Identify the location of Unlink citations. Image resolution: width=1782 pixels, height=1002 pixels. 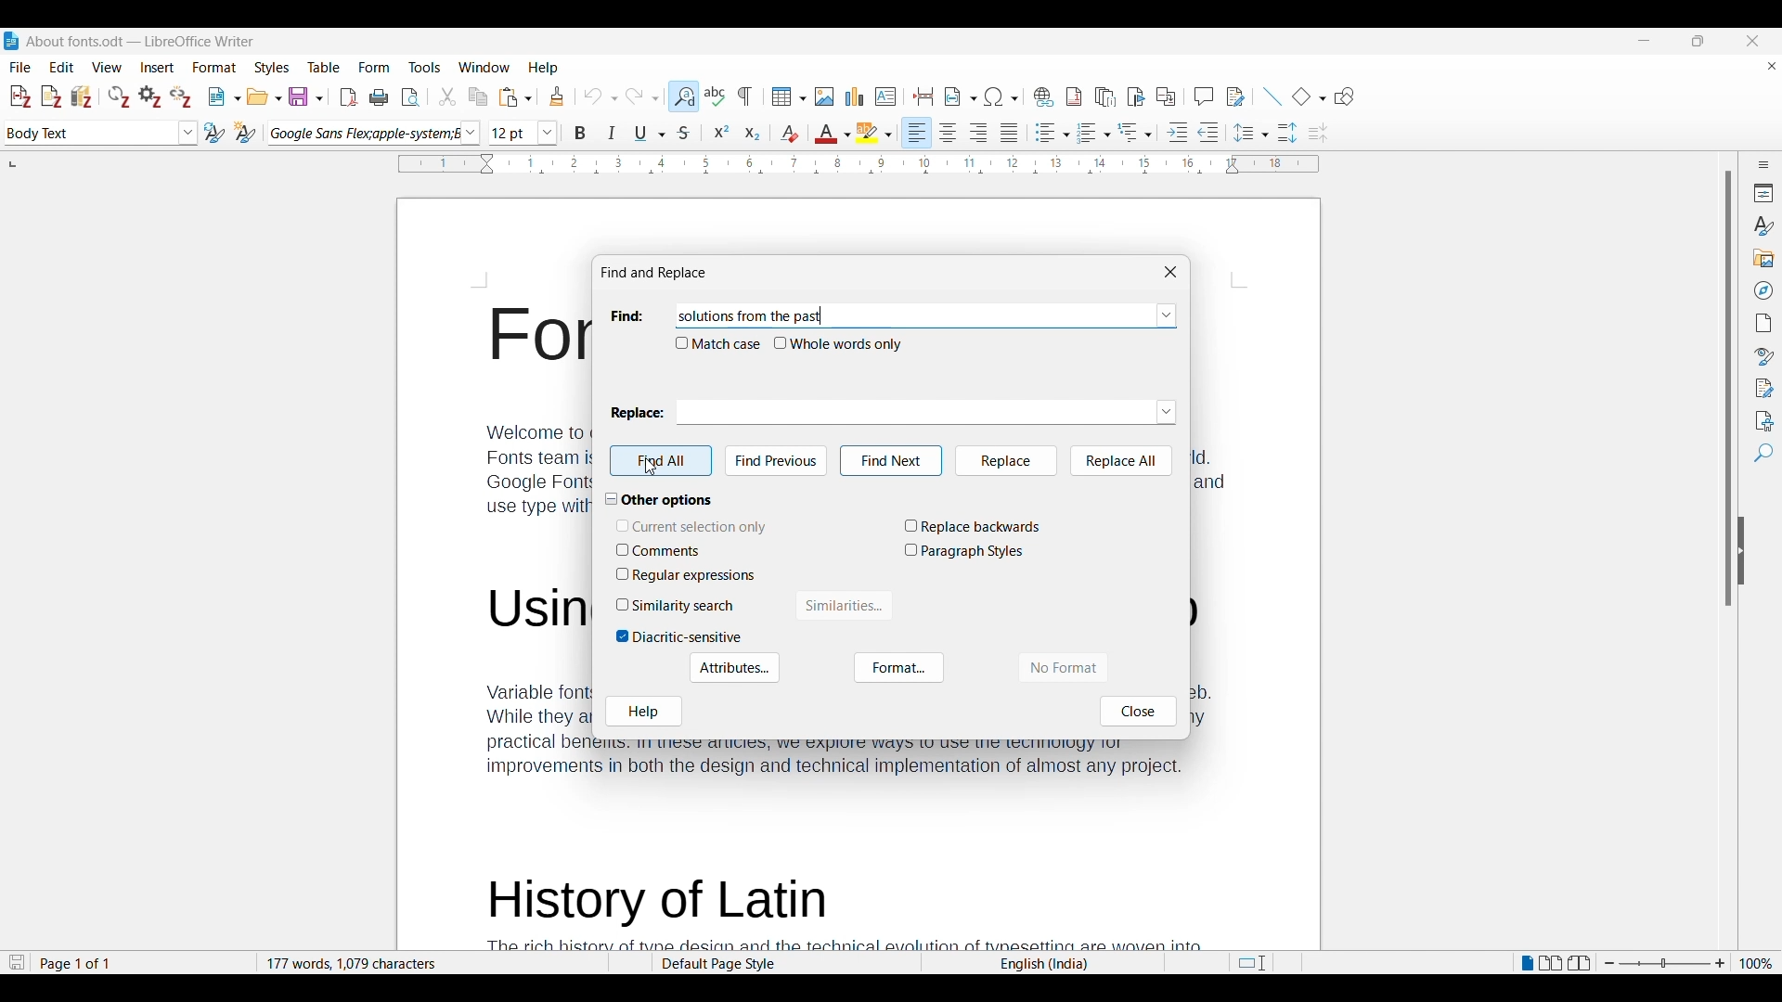
(181, 96).